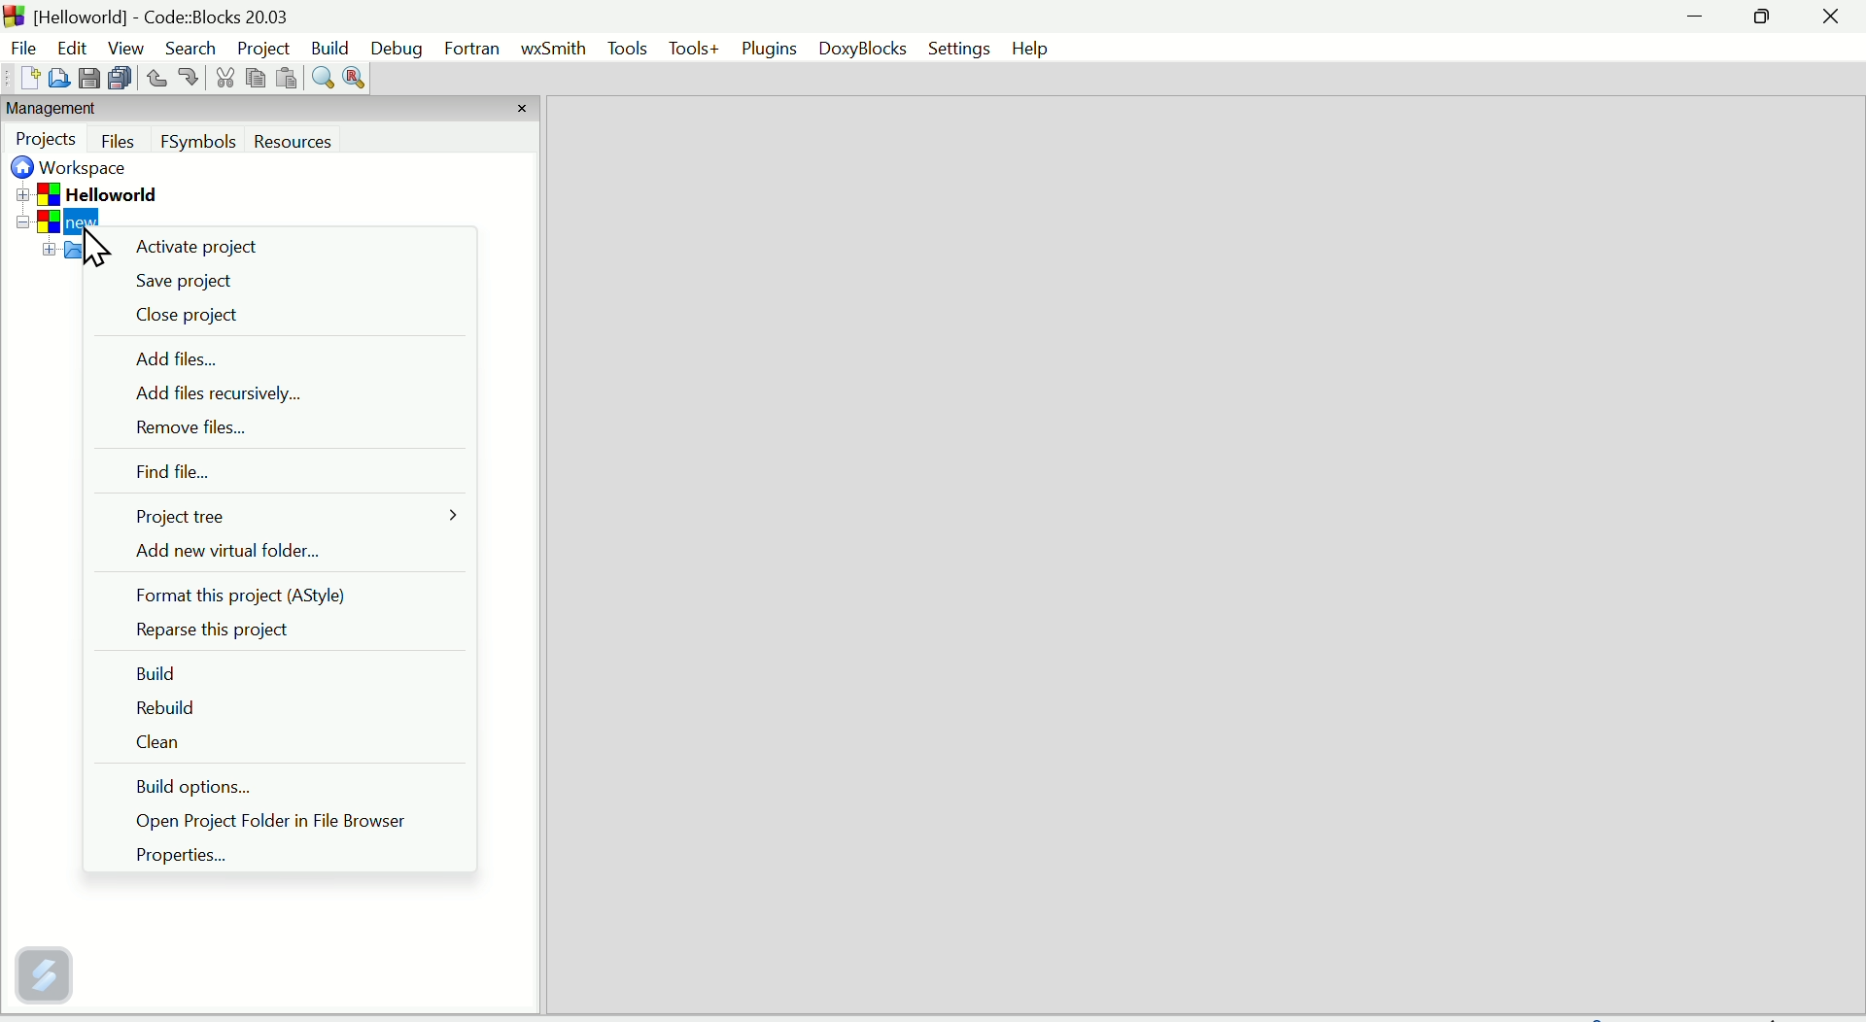 The height and width of the screenshot is (1022, 1866). I want to click on Safe project, so click(190, 281).